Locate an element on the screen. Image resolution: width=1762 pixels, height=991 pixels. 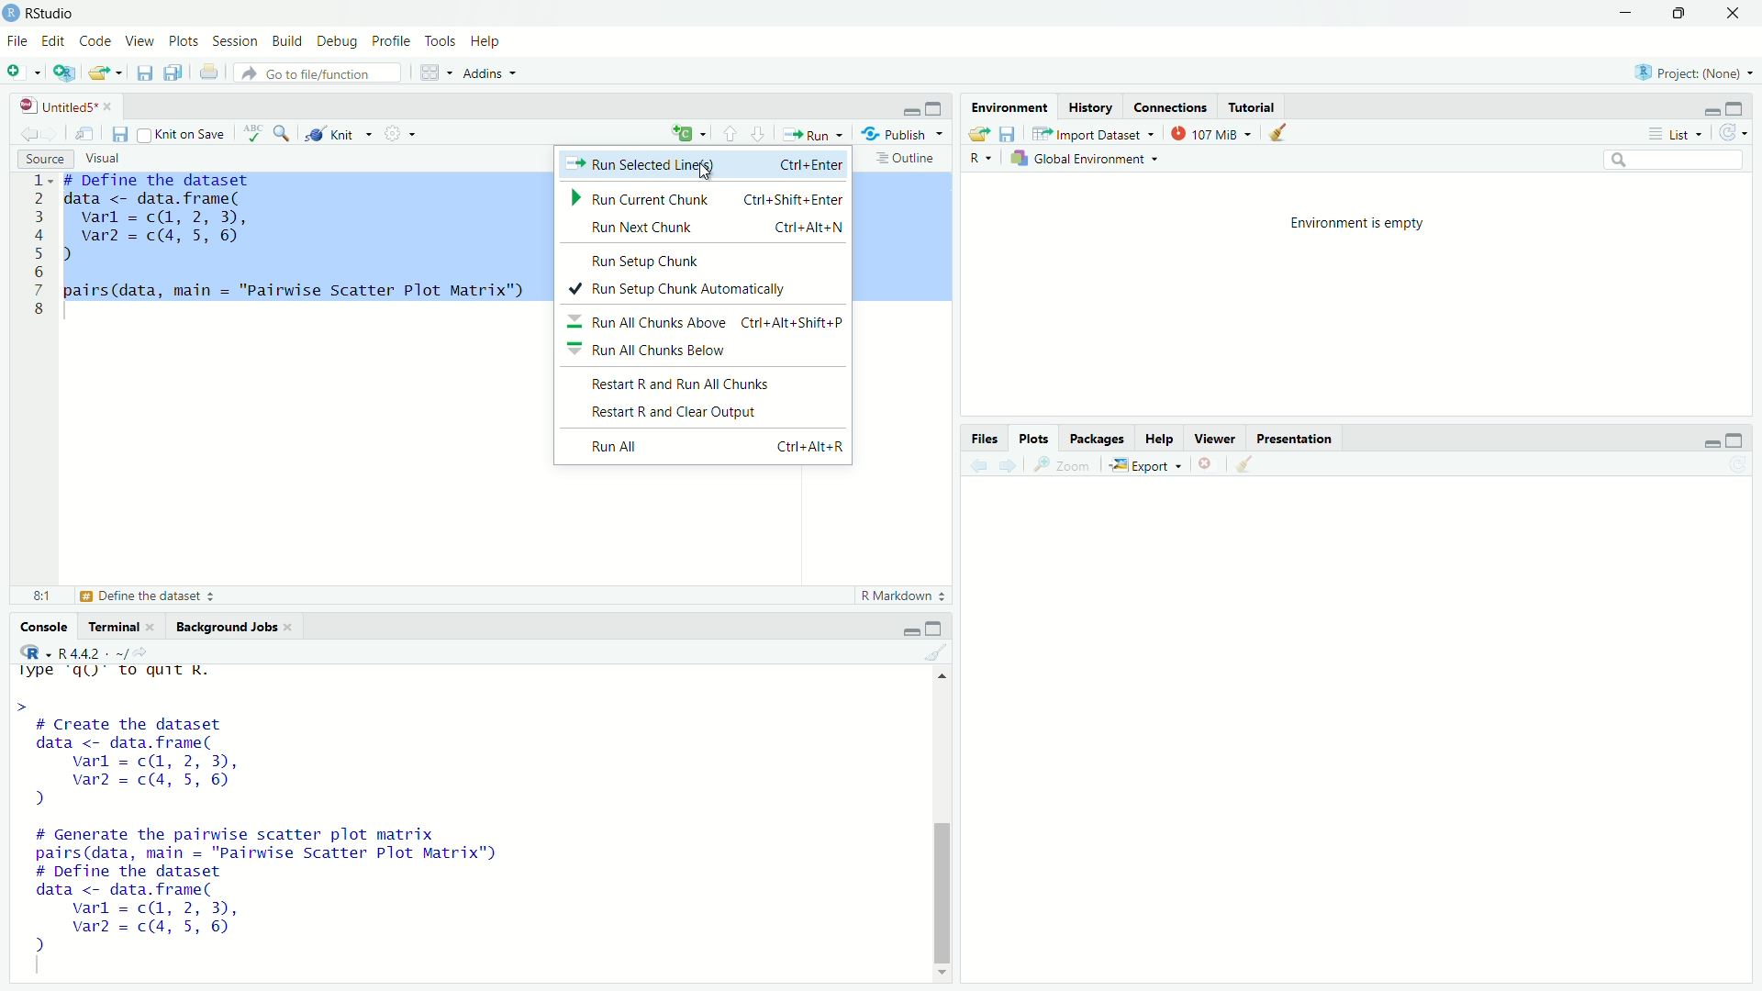
Create a project is located at coordinates (64, 70).